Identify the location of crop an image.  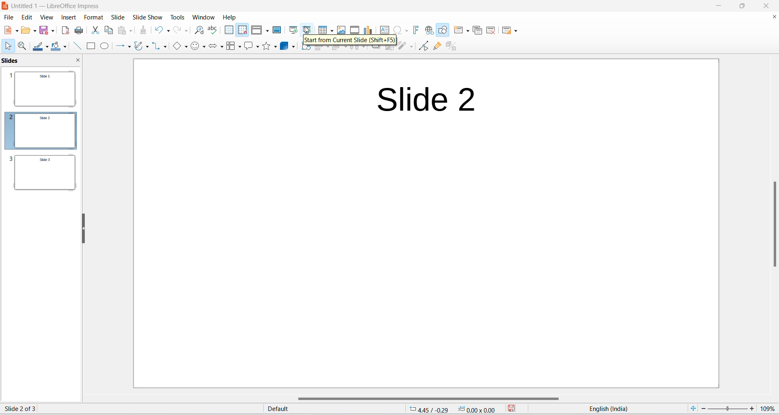
(389, 49).